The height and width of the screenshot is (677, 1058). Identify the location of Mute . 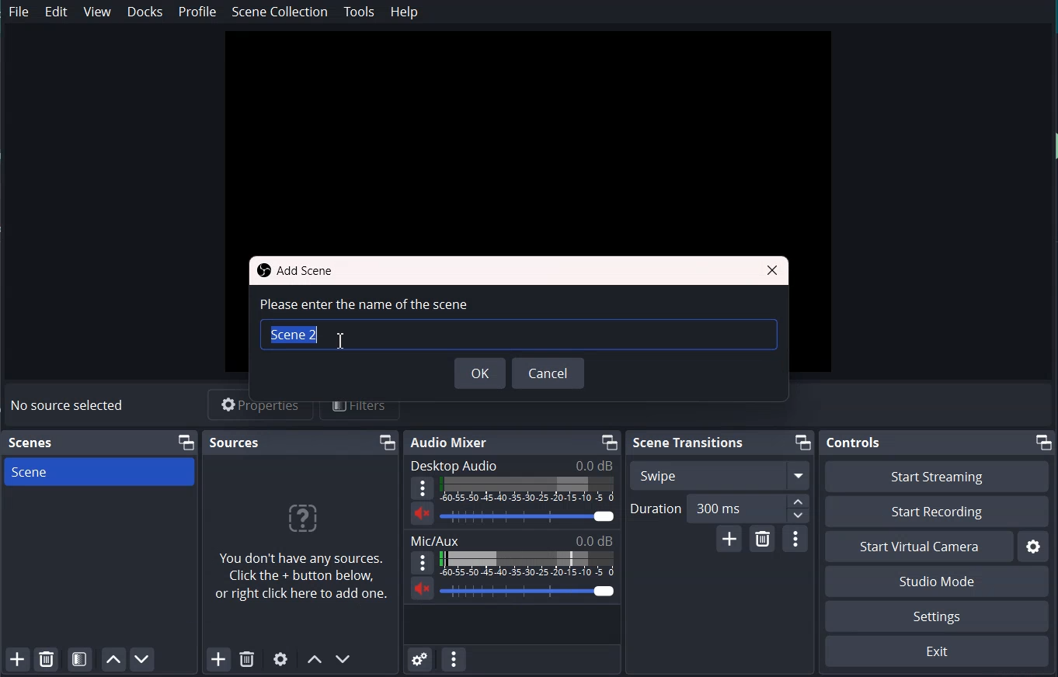
(423, 513).